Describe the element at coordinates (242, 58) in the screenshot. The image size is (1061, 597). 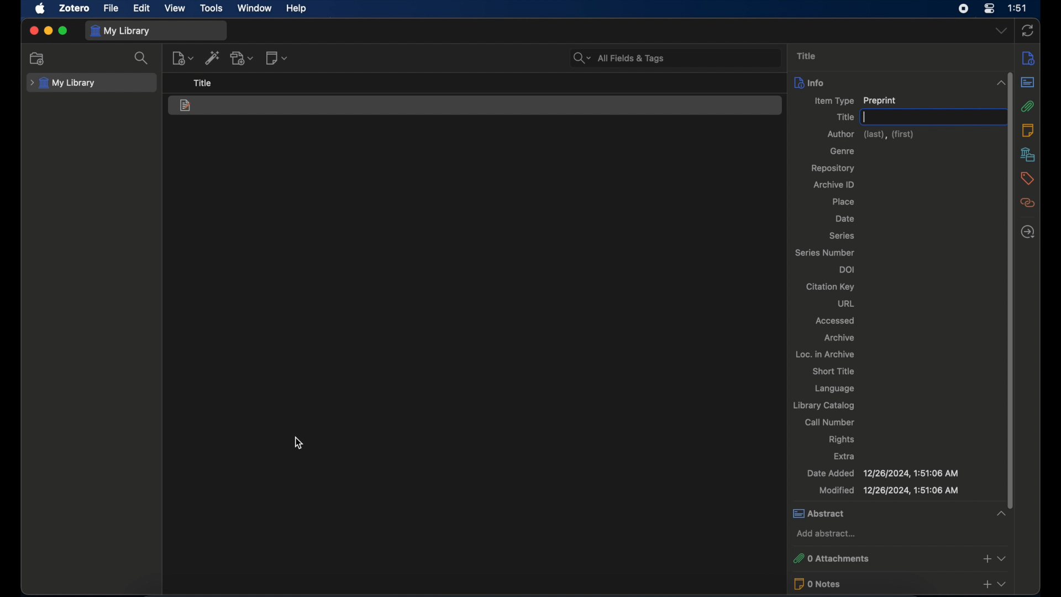
I see `add attachment` at that location.